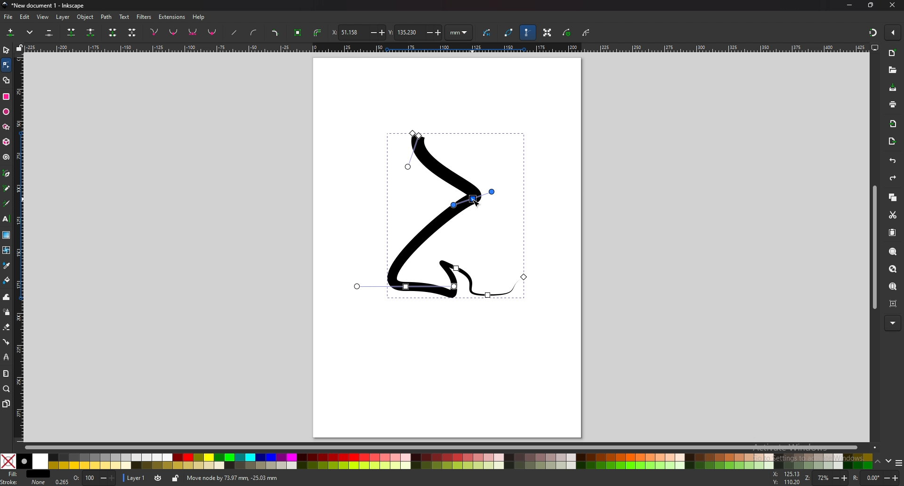 Image resolution: width=904 pixels, height=486 pixels. I want to click on scroll bar, so click(442, 448).